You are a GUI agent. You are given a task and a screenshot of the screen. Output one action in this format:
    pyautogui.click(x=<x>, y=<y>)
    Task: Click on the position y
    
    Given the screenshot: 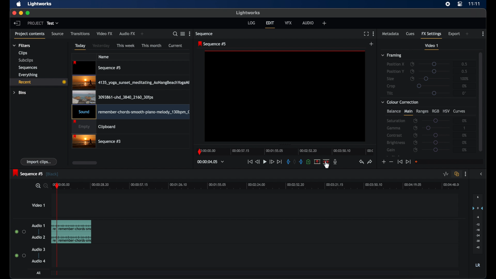 What is the action you would take?
    pyautogui.click(x=395, y=71)
    